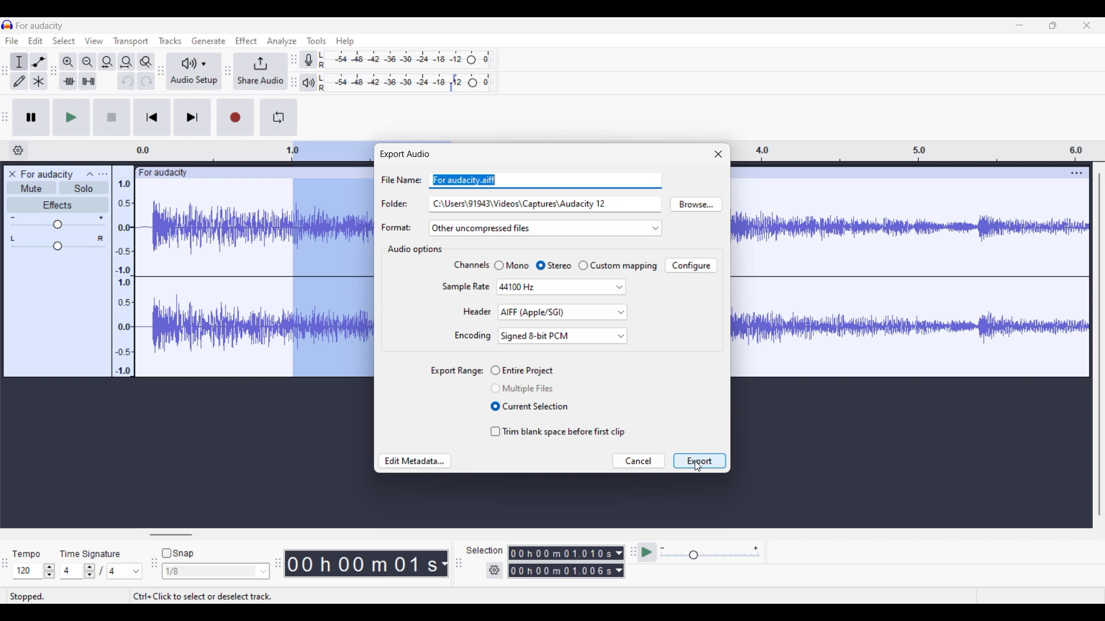 The image size is (1105, 621). What do you see at coordinates (1020, 25) in the screenshot?
I see `Minimize` at bounding box center [1020, 25].